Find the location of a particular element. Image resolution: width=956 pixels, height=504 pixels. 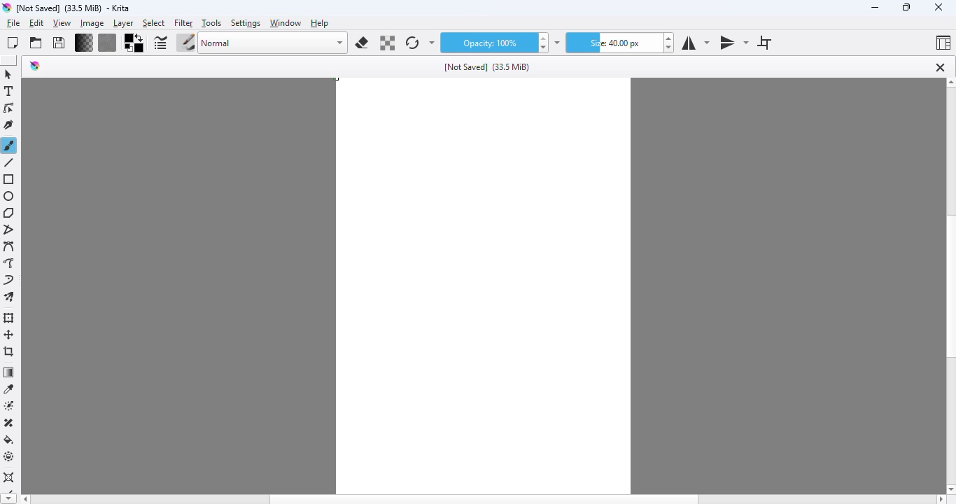

rectangle tool is located at coordinates (9, 180).